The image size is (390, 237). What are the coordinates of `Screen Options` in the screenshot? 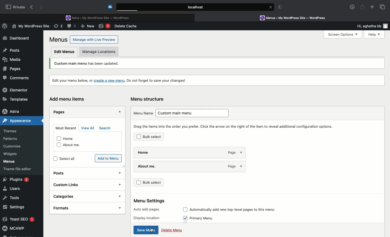 It's located at (342, 35).